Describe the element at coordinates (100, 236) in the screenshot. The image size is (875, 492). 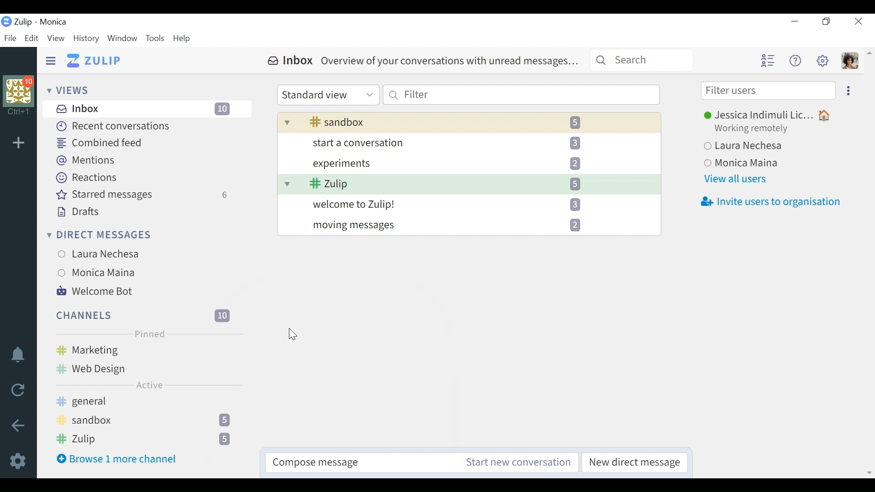
I see `Direct Messages` at that location.